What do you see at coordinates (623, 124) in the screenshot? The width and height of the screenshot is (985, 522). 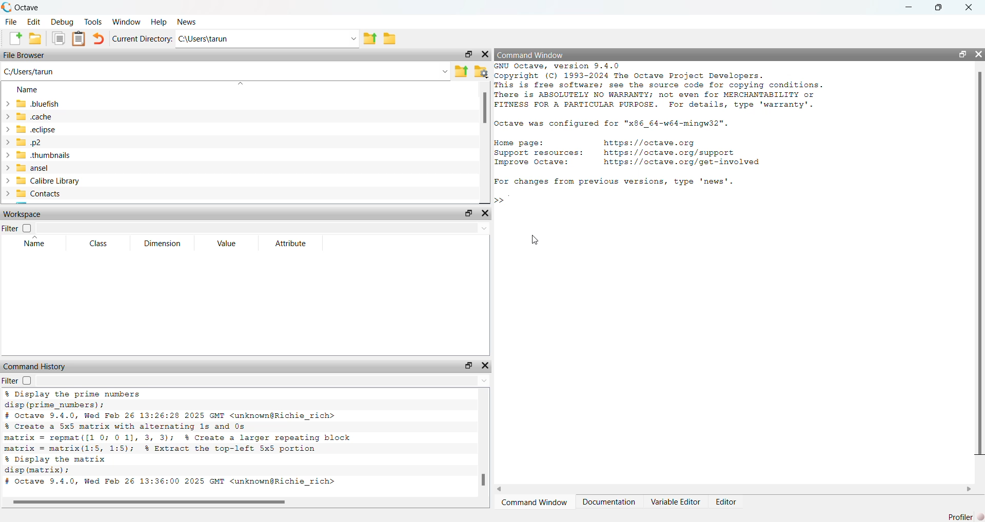 I see `octave configuration` at bounding box center [623, 124].